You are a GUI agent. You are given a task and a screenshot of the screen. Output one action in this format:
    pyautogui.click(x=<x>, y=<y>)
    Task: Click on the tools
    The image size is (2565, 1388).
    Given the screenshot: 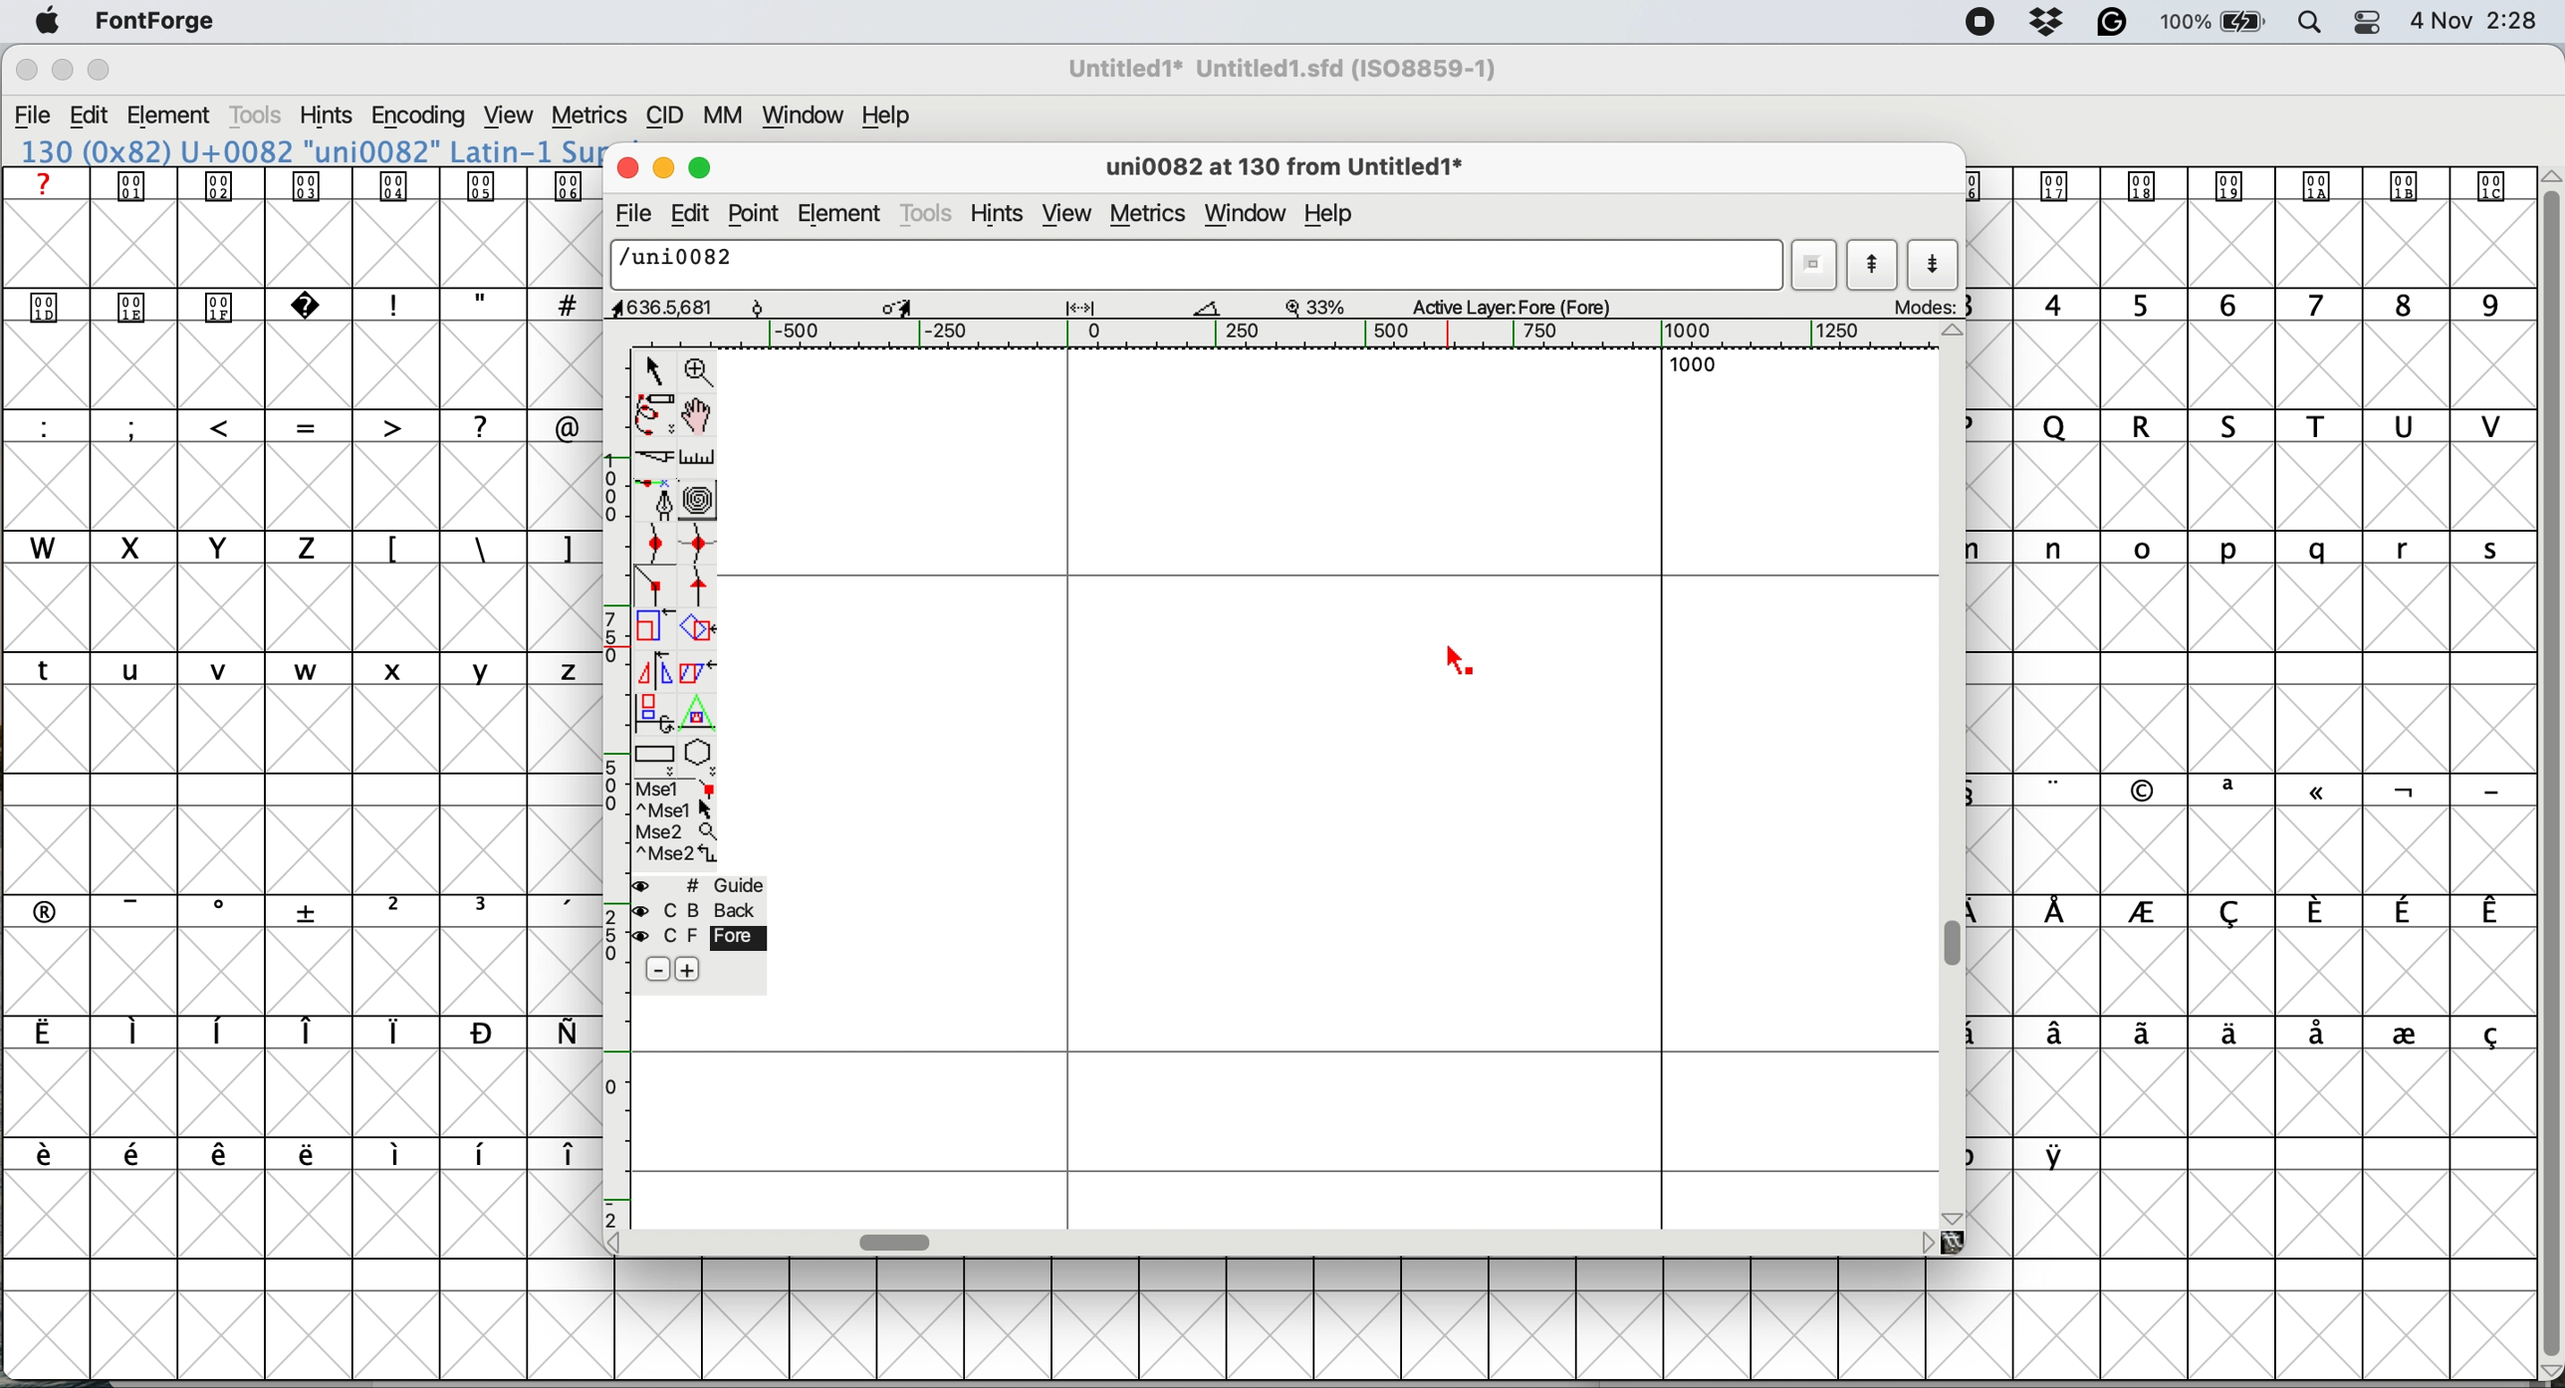 What is the action you would take?
    pyautogui.click(x=928, y=216)
    